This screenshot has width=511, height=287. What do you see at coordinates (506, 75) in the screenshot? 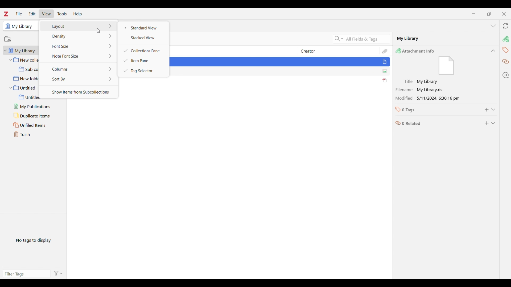
I see `Locate` at bounding box center [506, 75].